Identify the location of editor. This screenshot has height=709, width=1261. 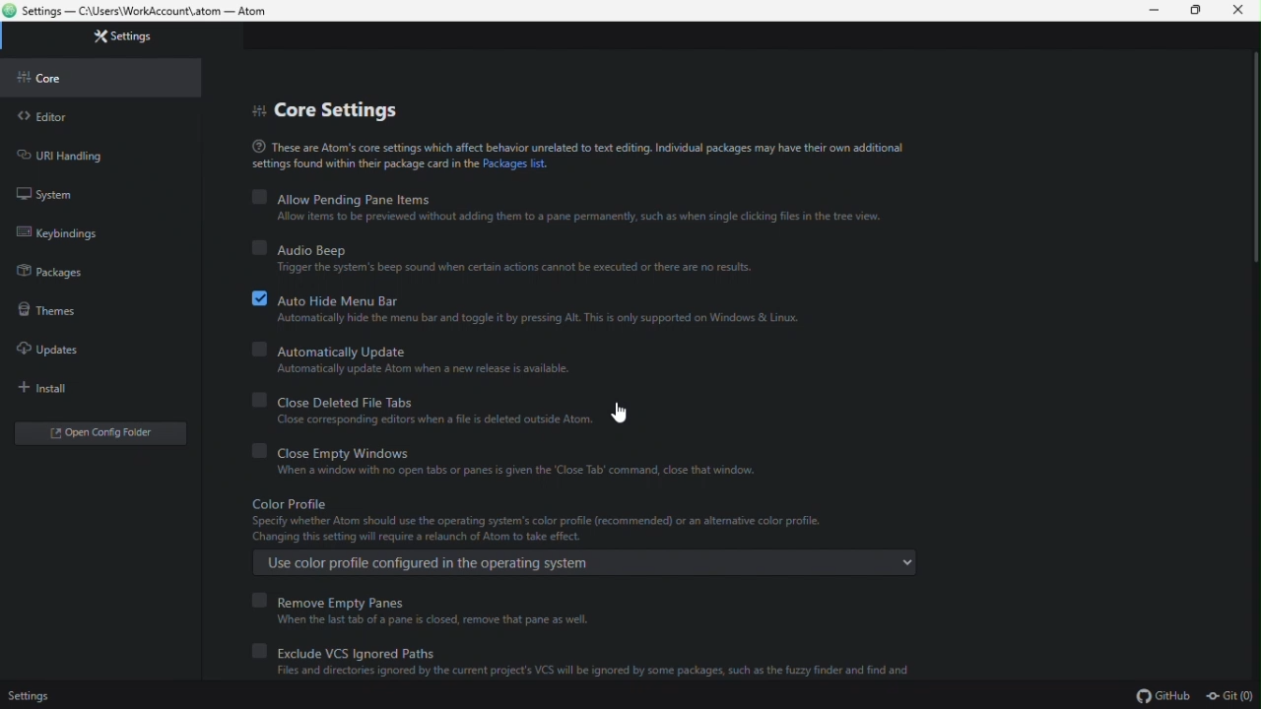
(100, 113).